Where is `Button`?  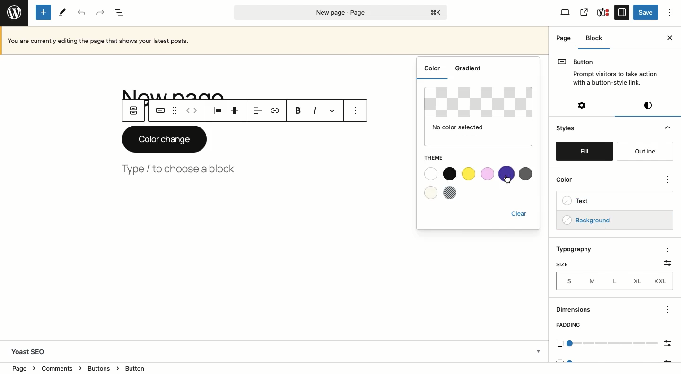
Button is located at coordinates (159, 110).